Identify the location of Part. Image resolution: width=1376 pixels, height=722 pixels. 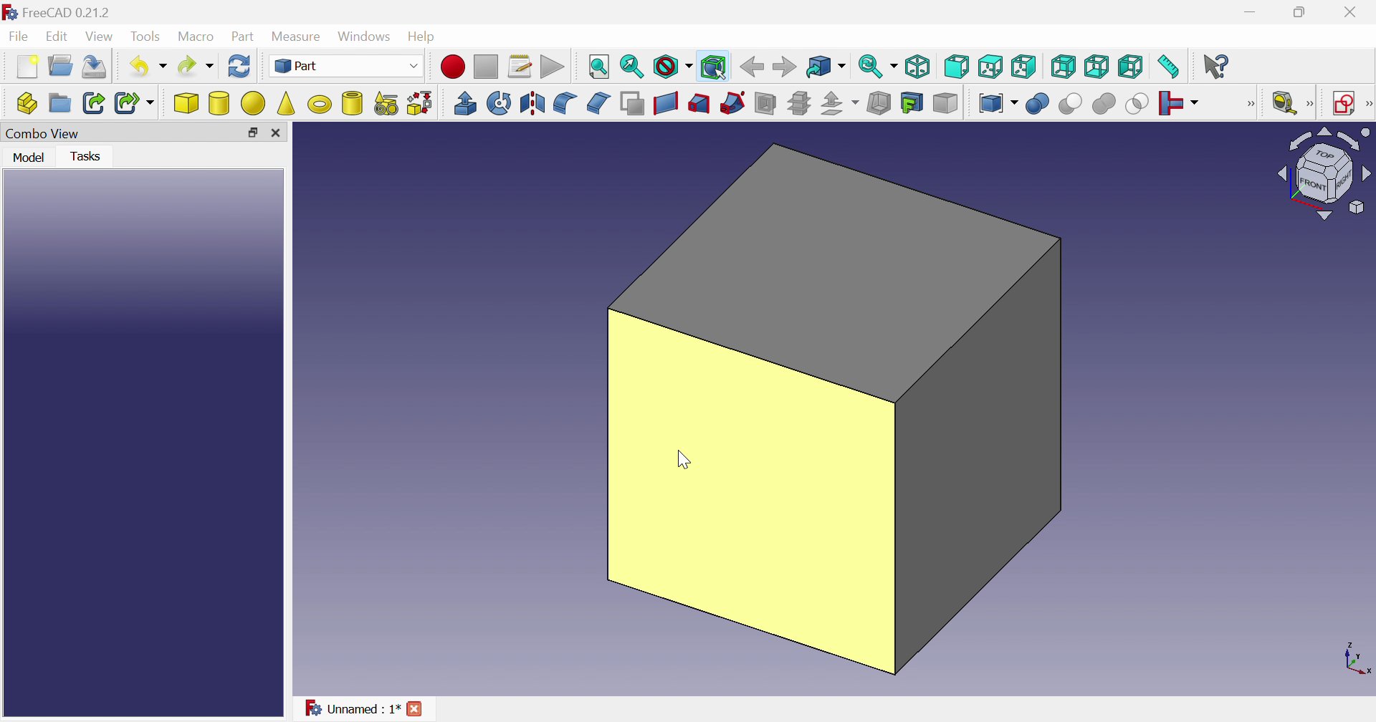
(243, 38).